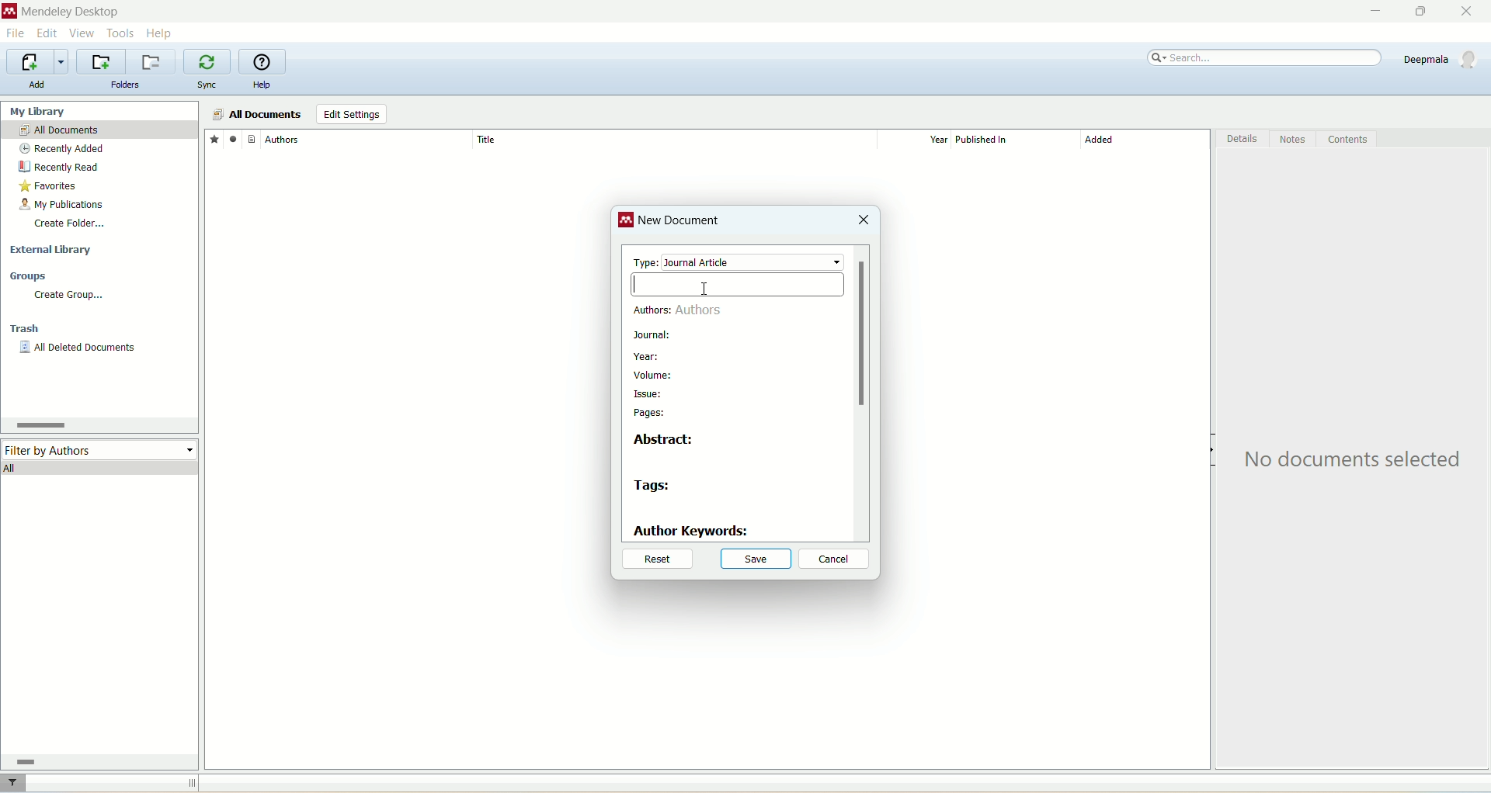  Describe the element at coordinates (214, 138) in the screenshot. I see `favorites` at that location.